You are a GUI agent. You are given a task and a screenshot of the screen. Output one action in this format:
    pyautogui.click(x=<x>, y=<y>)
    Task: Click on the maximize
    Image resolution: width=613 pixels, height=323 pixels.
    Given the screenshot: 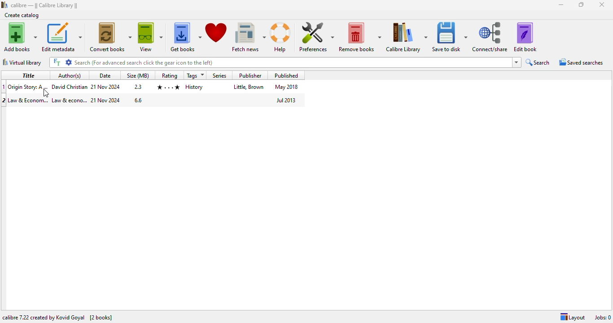 What is the action you would take?
    pyautogui.click(x=581, y=5)
    